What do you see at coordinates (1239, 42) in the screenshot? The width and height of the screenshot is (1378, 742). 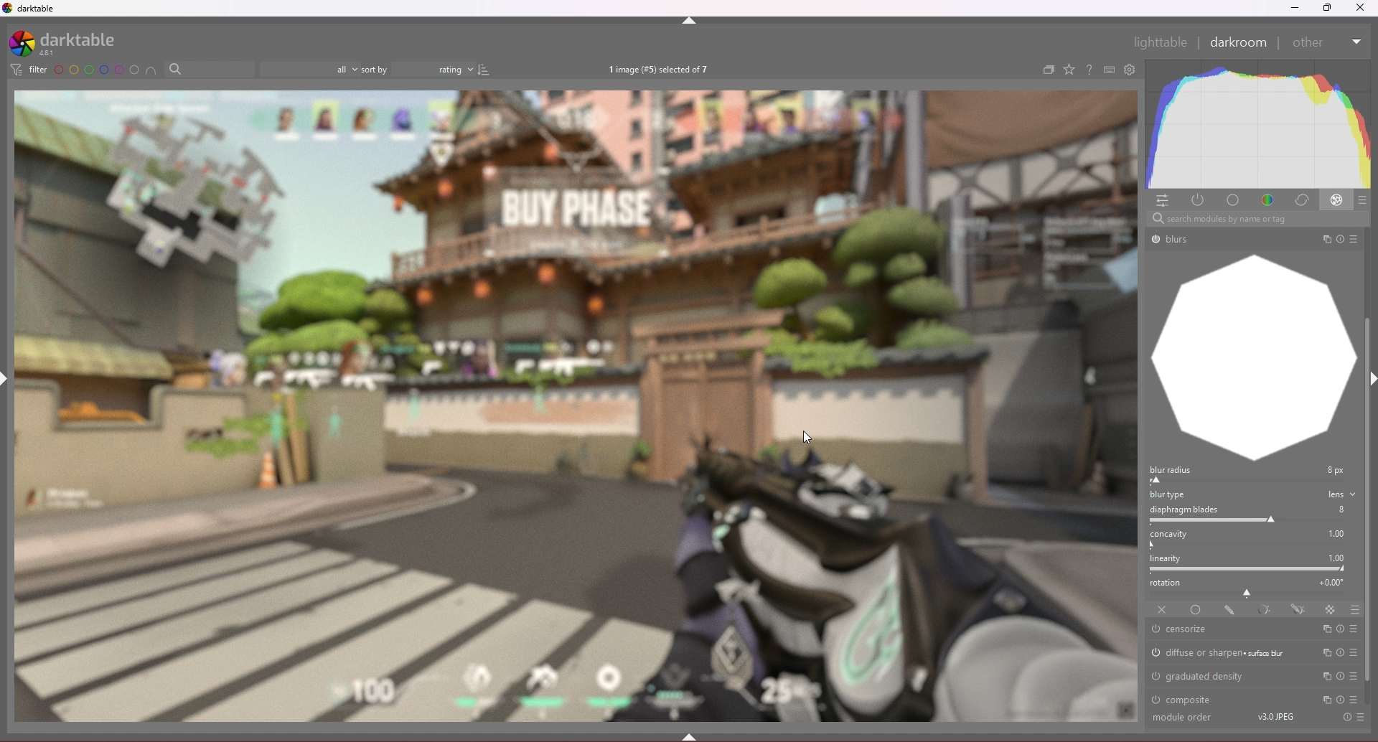 I see `darkroom` at bounding box center [1239, 42].